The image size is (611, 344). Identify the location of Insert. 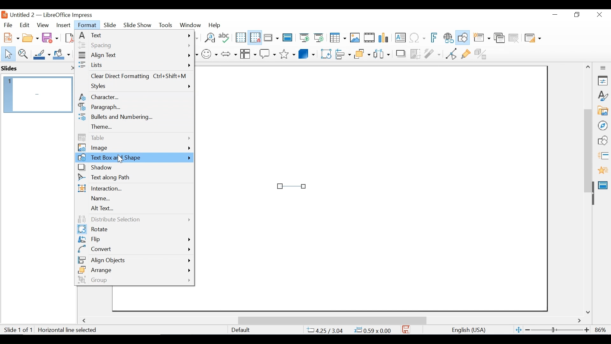
(63, 25).